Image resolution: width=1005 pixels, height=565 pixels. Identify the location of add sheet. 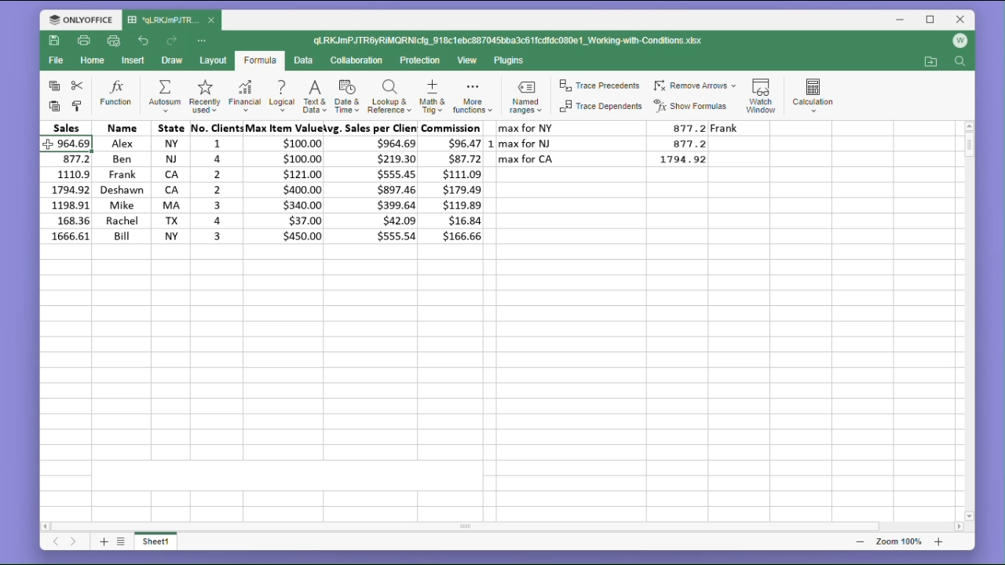
(102, 541).